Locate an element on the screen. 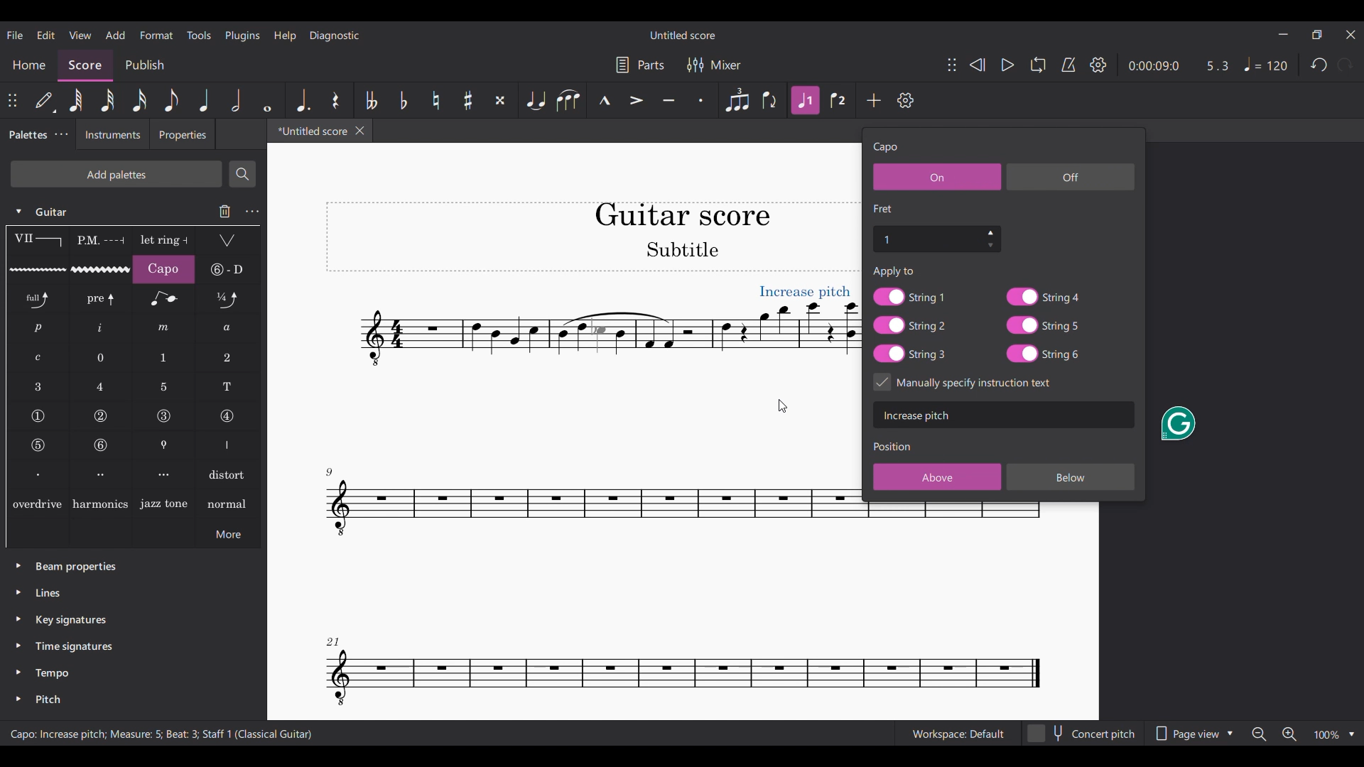 This screenshot has height=767, width=1364. Tools menu is located at coordinates (198, 35).